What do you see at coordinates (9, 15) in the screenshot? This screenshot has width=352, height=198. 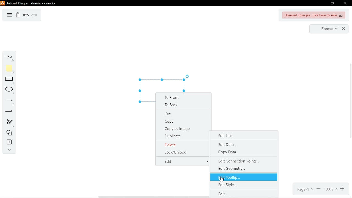 I see `diagram` at bounding box center [9, 15].